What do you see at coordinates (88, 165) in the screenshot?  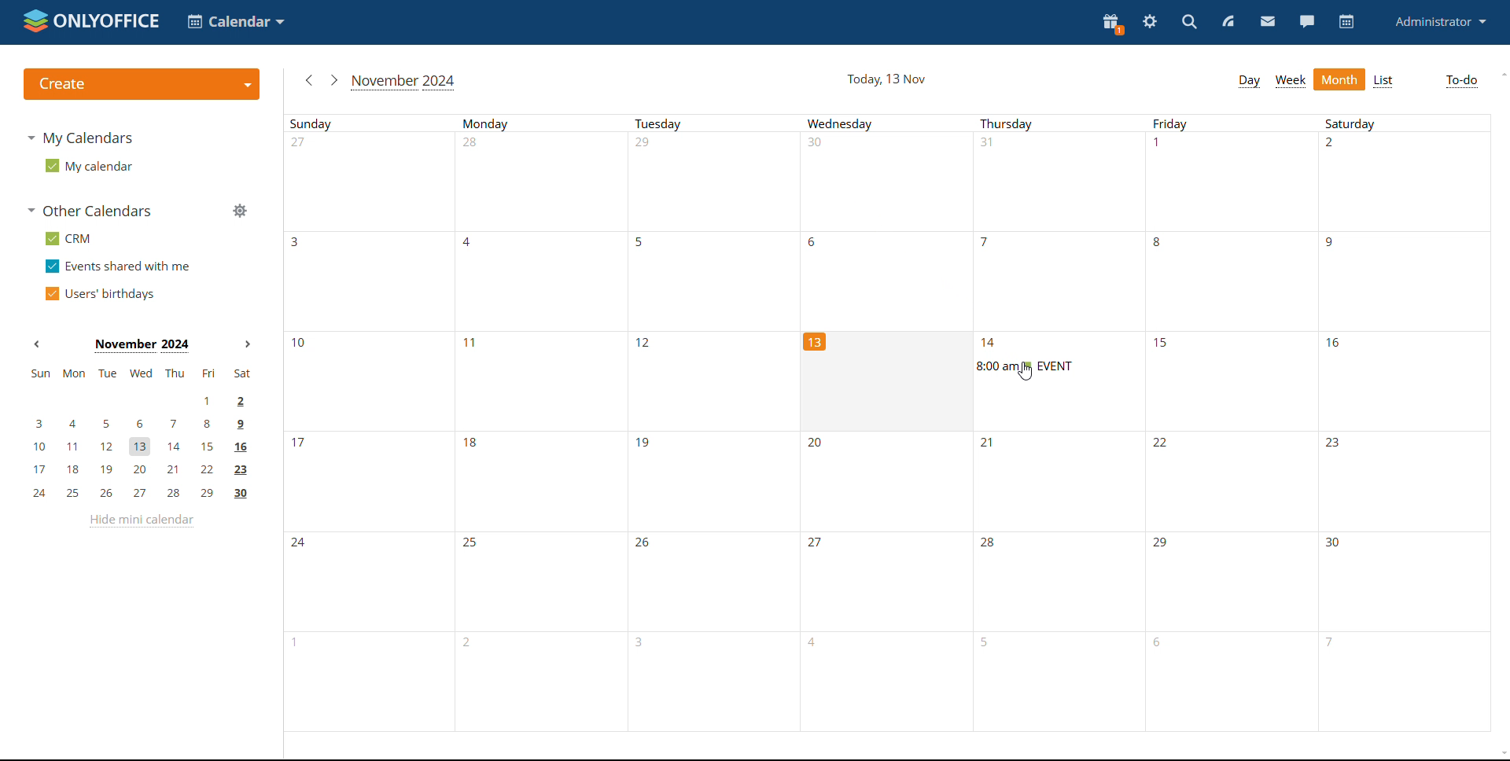 I see `my calendar` at bounding box center [88, 165].